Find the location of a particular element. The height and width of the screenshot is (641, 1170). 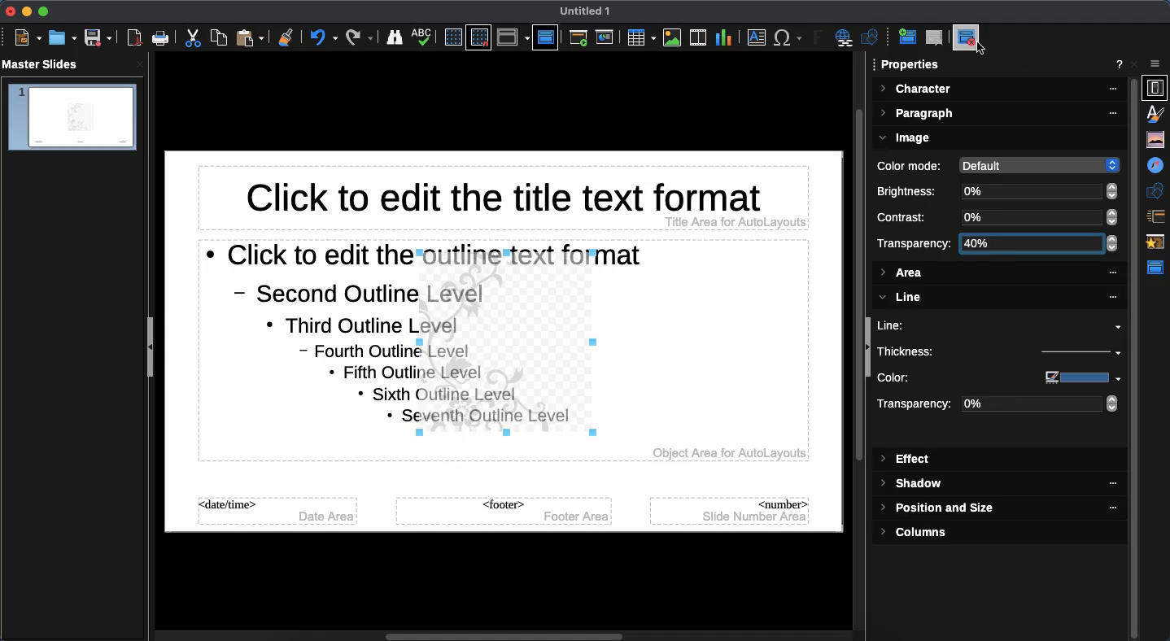

Transparency is located at coordinates (917, 406).